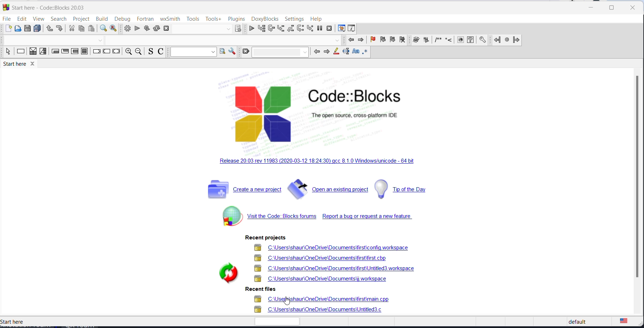 This screenshot has height=328, width=644. I want to click on dropdown, so click(102, 40).